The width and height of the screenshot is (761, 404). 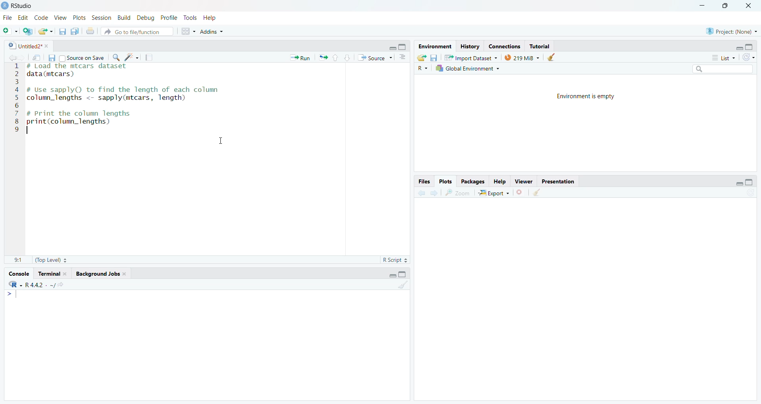 I want to click on Environment is empty, so click(x=586, y=97).